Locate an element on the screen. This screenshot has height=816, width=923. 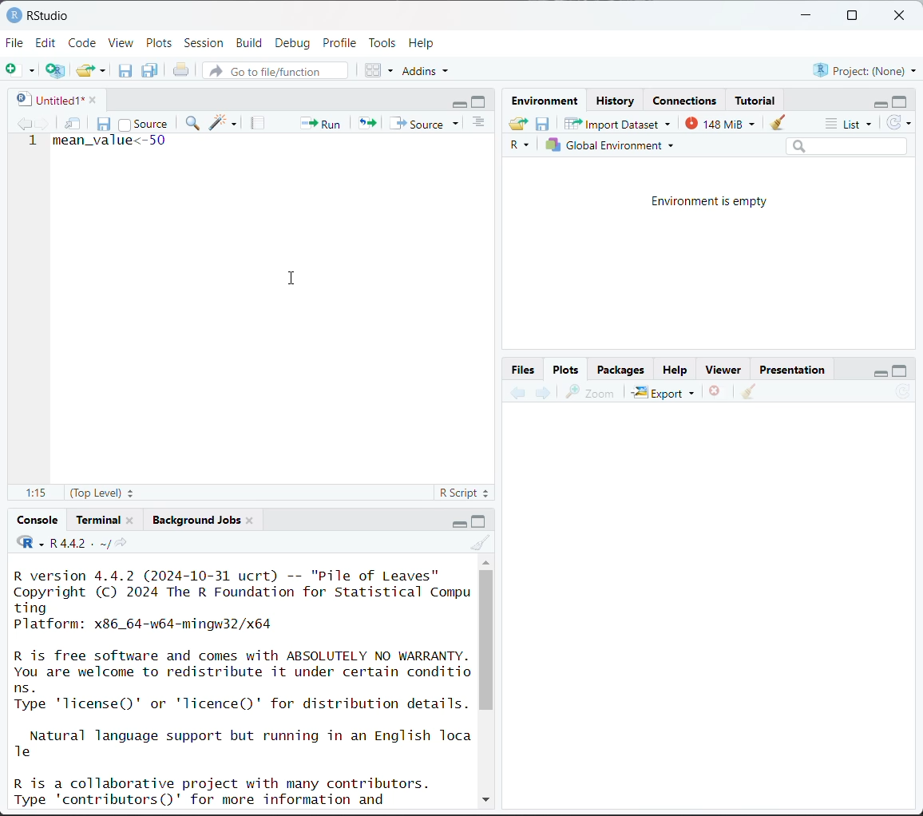
close is located at coordinates (89, 98).